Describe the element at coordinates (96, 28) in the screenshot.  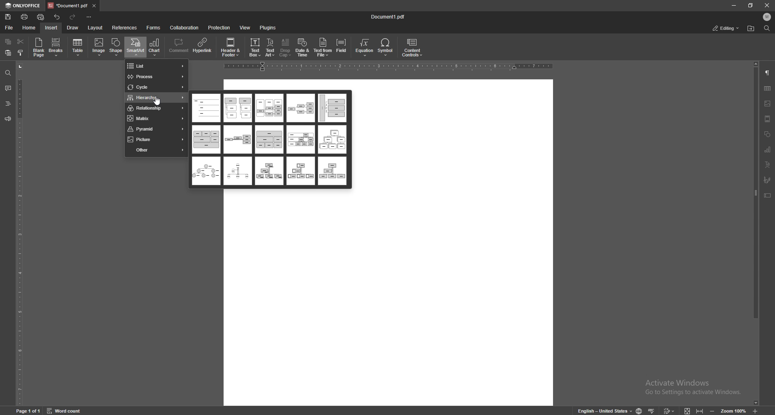
I see `layout` at that location.